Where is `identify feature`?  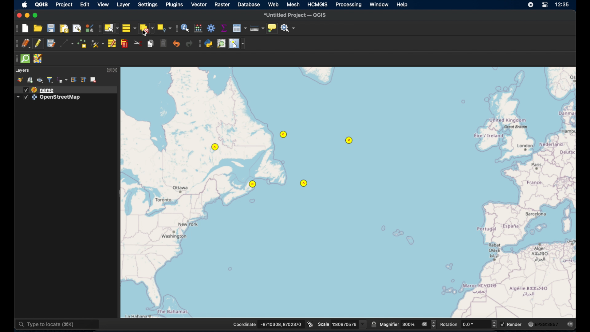 identify feature is located at coordinates (185, 28).